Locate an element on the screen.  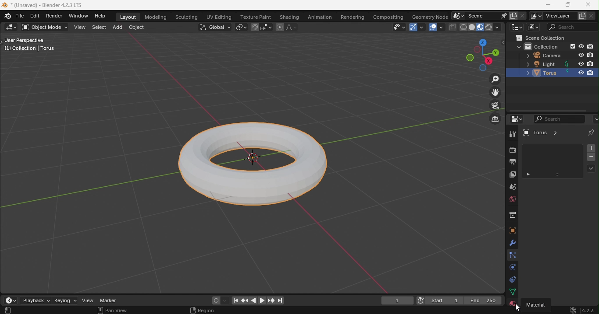
Display filter is located at coordinates (559, 119).